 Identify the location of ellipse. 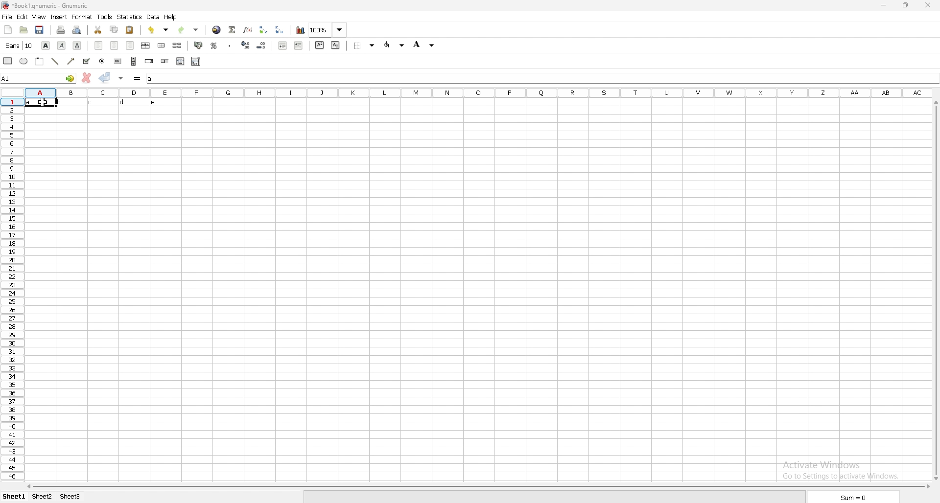
(23, 61).